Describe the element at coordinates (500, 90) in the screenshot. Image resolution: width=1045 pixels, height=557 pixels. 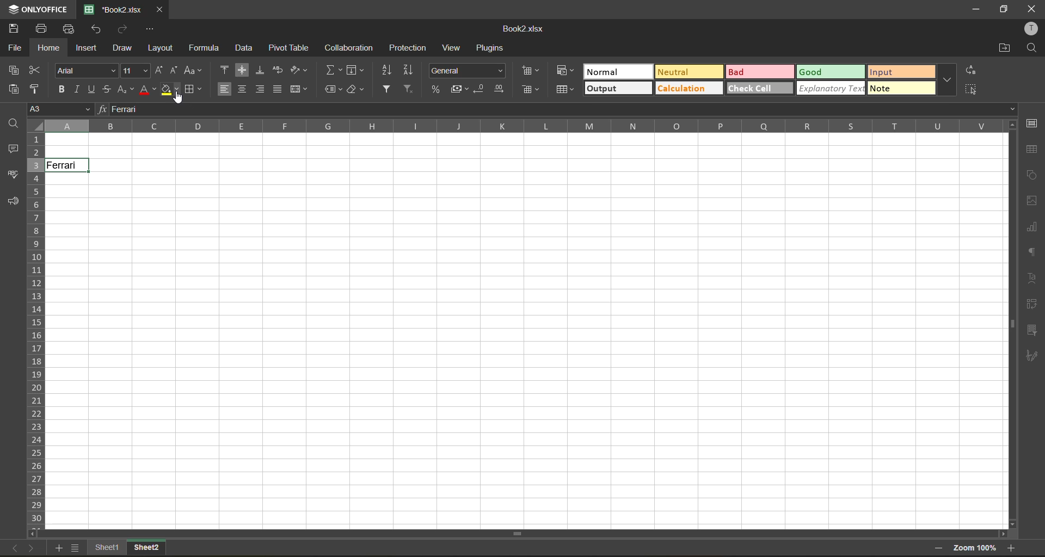
I see `increase decimal` at that location.